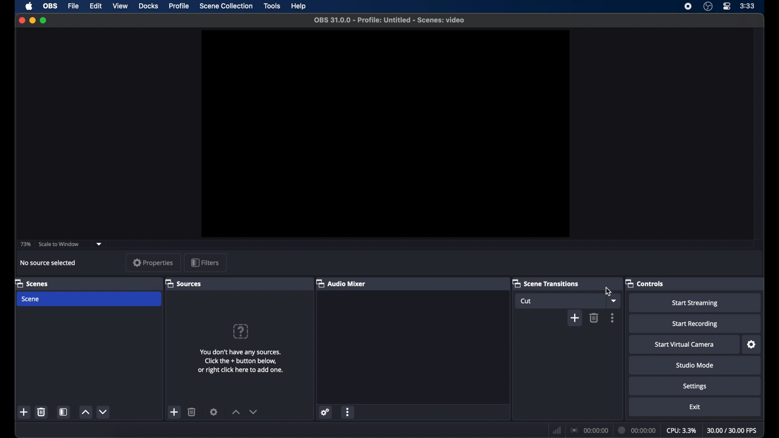 This screenshot has width=779, height=438. I want to click on increment, so click(235, 412).